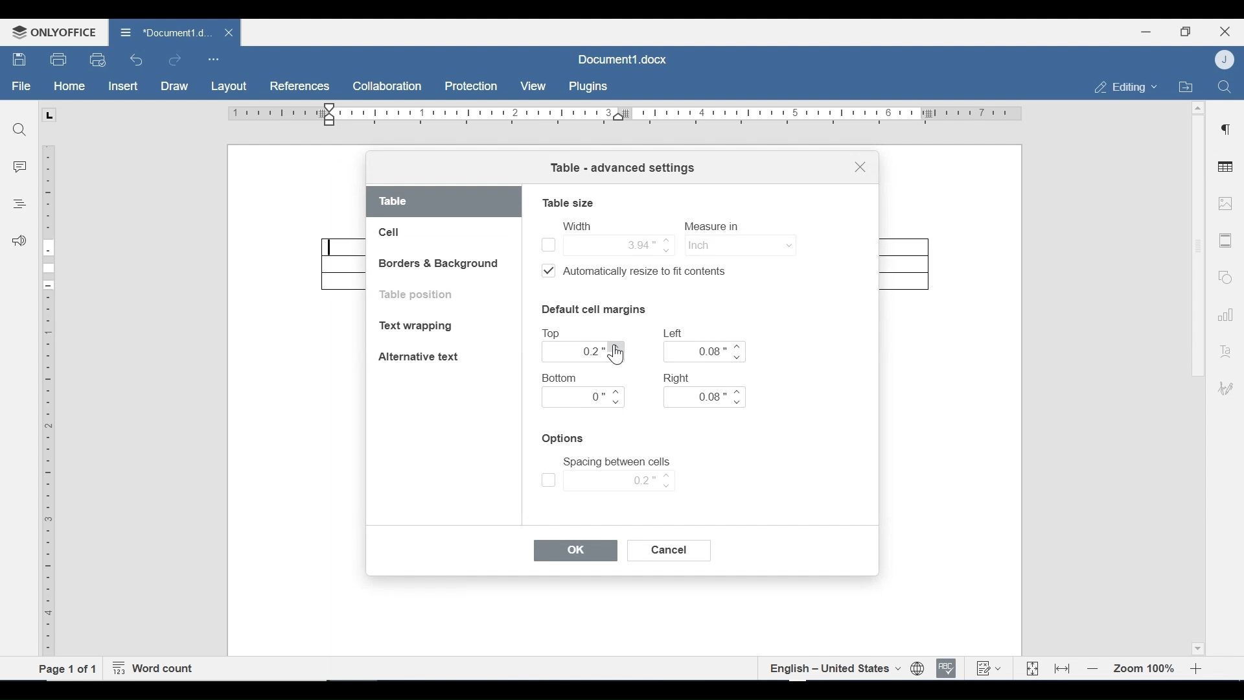  Describe the element at coordinates (1225, 203) in the screenshot. I see `image` at that location.